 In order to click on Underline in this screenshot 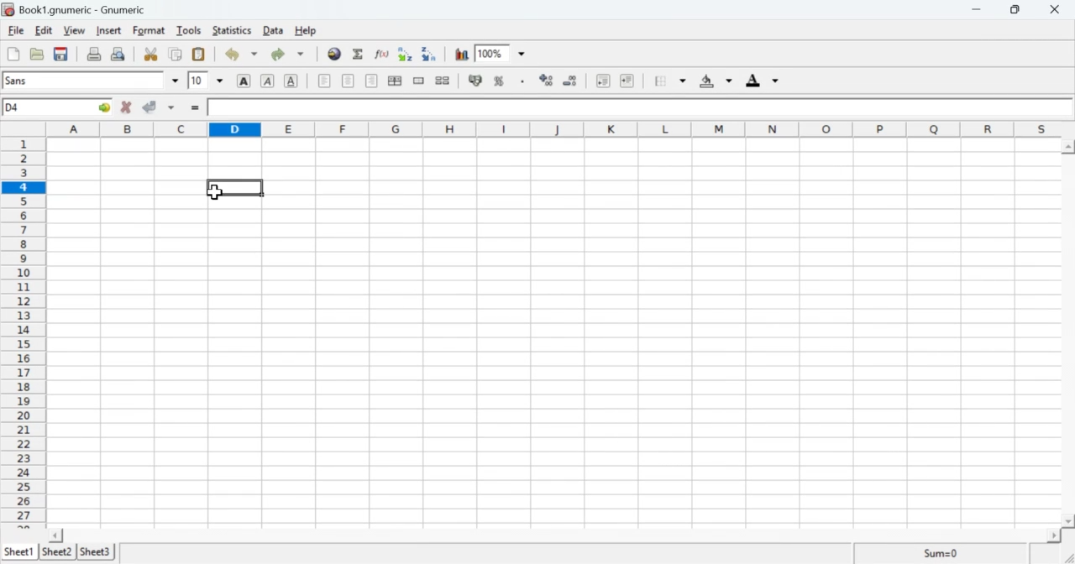, I will do `click(292, 81)`.